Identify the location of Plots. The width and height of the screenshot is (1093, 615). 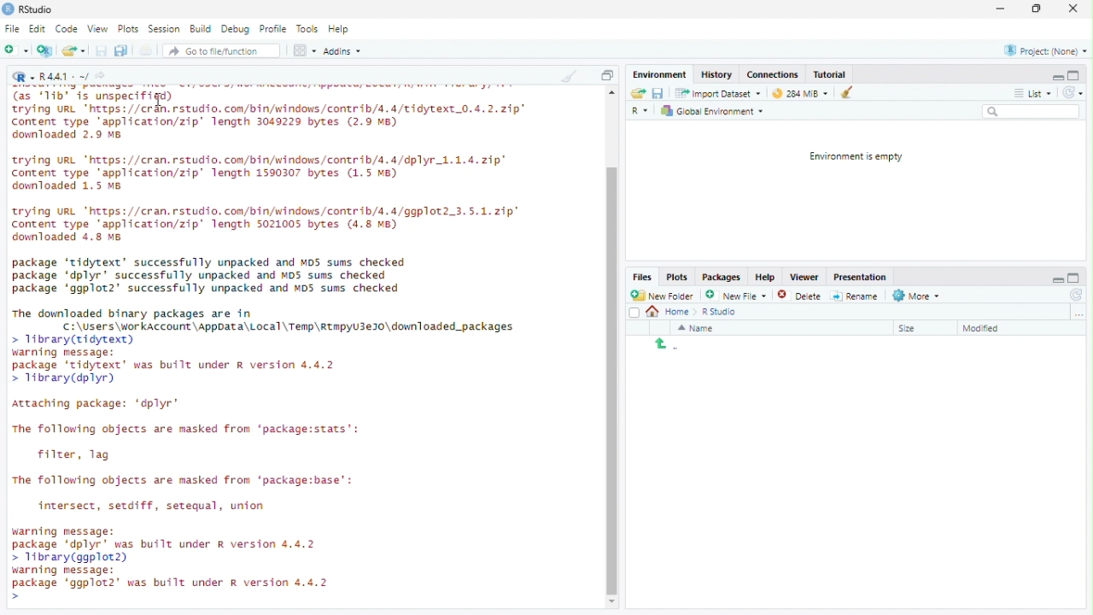
(678, 278).